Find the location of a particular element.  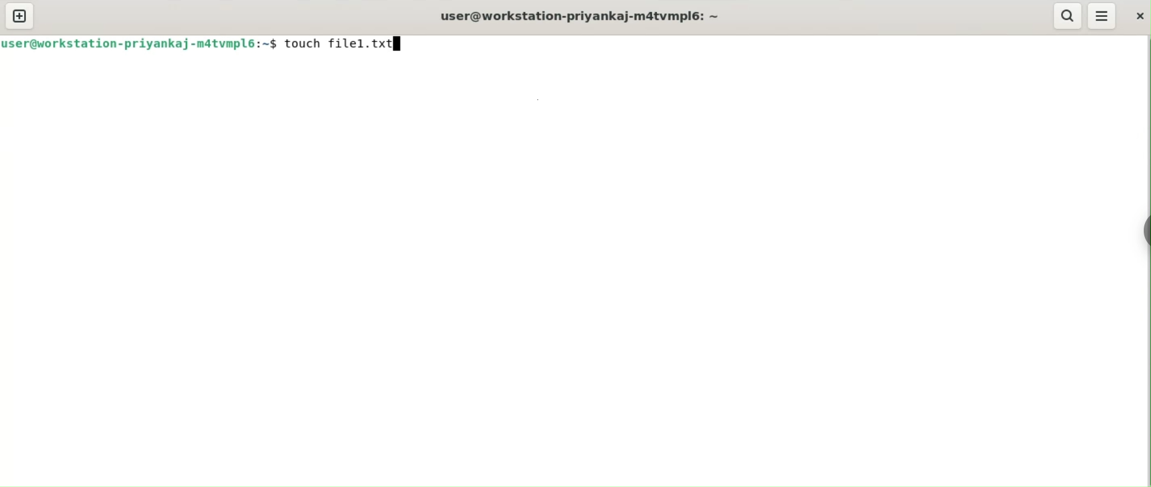

touch file1.txt is located at coordinates (343, 46).